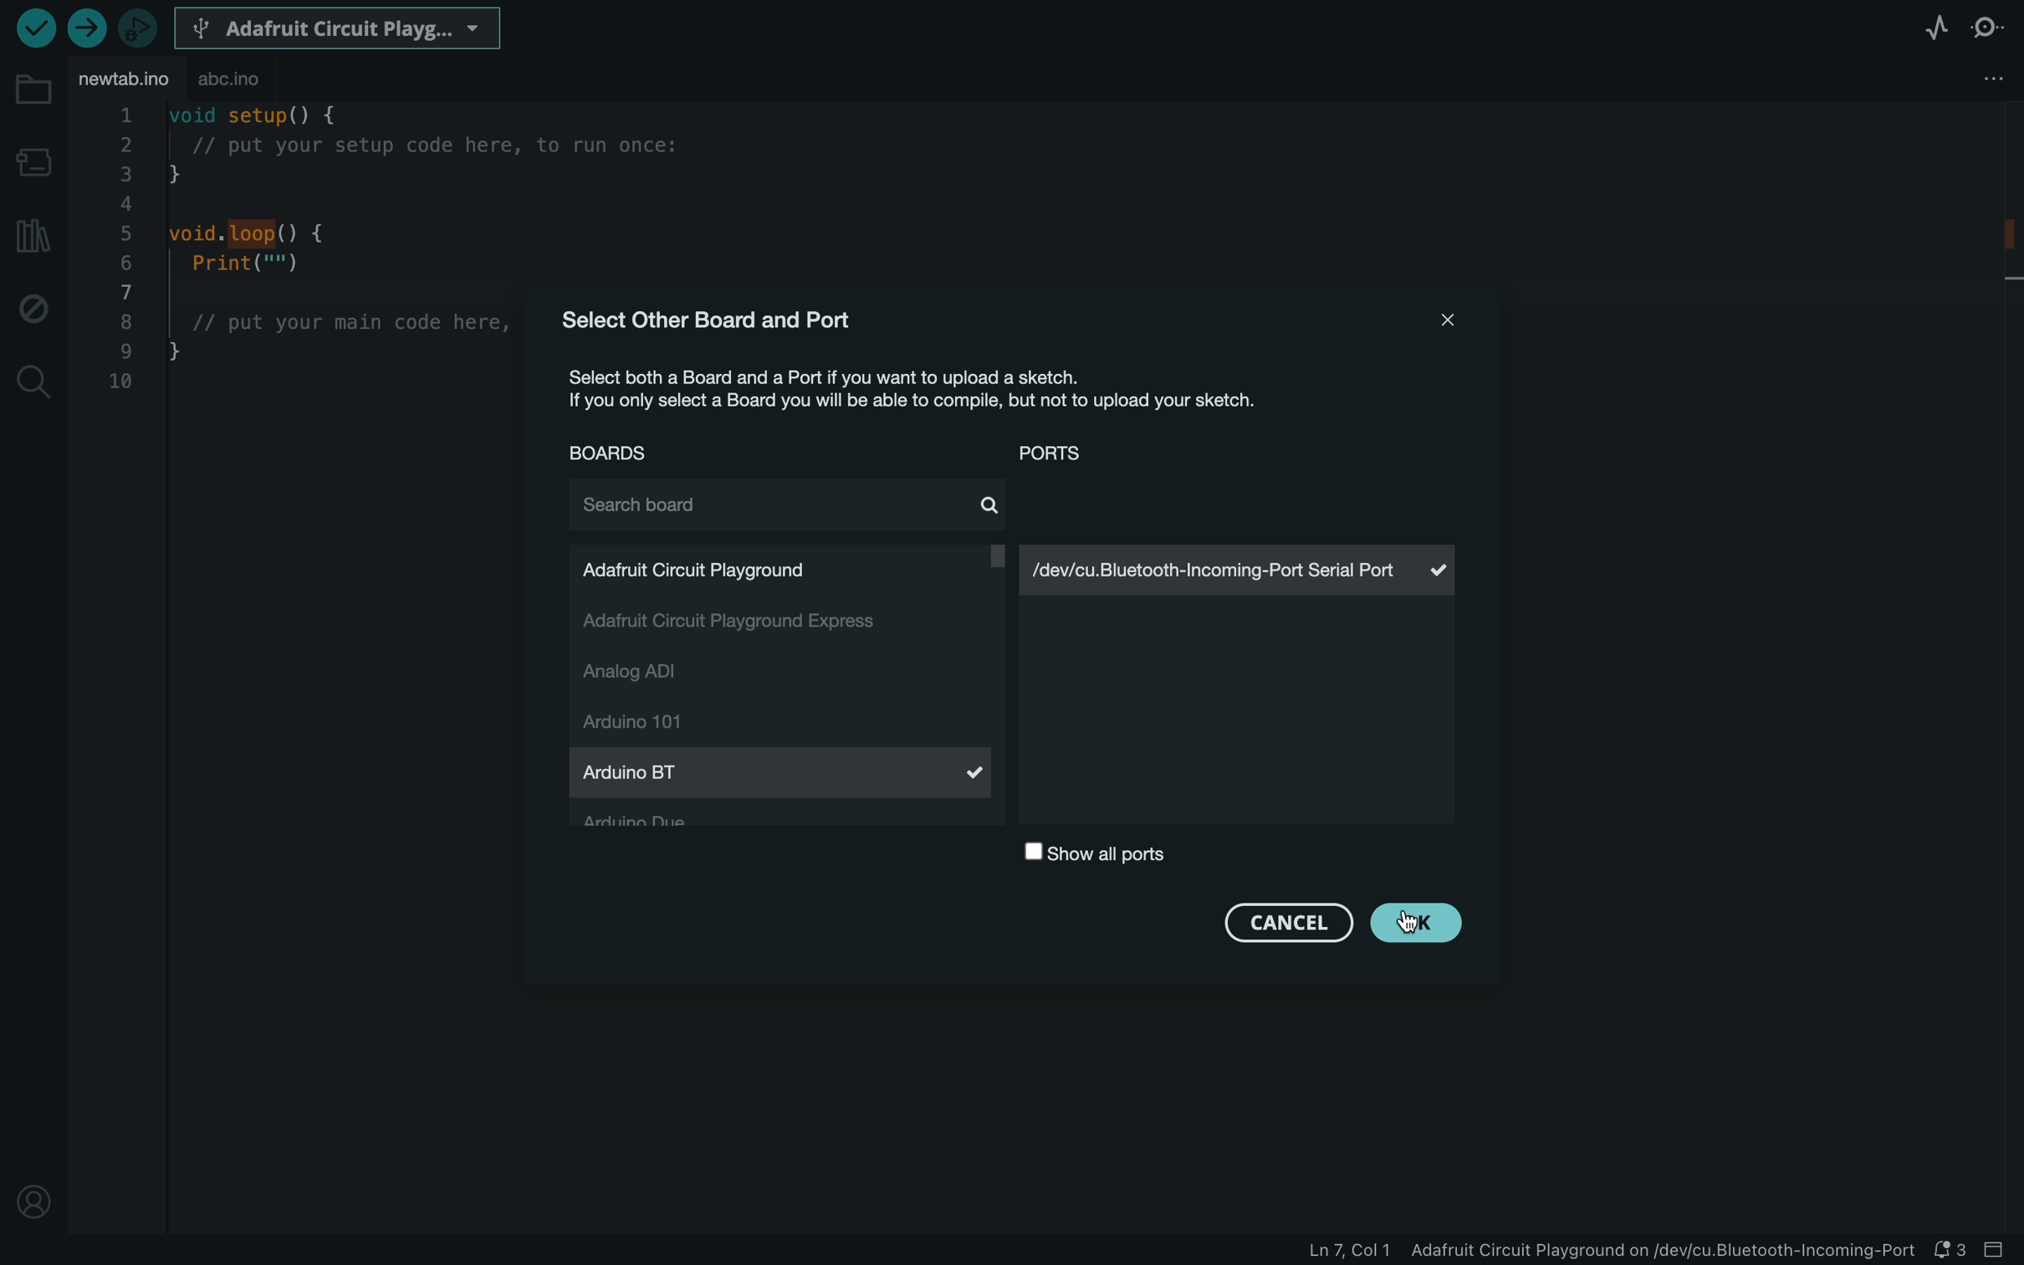  I want to click on search, so click(33, 381).